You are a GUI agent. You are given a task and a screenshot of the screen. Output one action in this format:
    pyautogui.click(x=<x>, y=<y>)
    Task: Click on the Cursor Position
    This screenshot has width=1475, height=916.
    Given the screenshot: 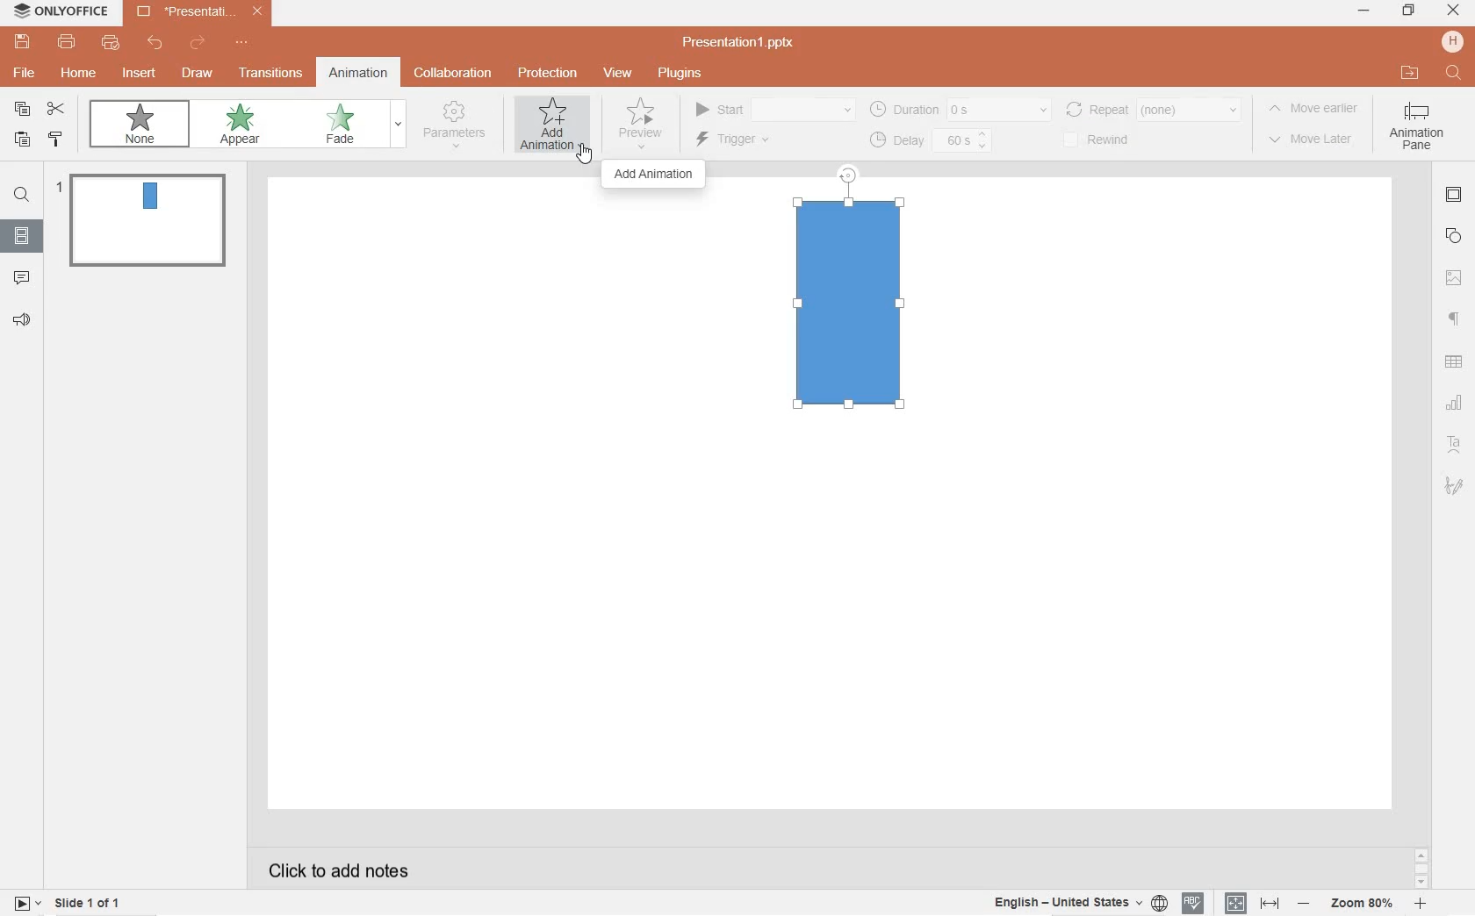 What is the action you would take?
    pyautogui.click(x=584, y=154)
    